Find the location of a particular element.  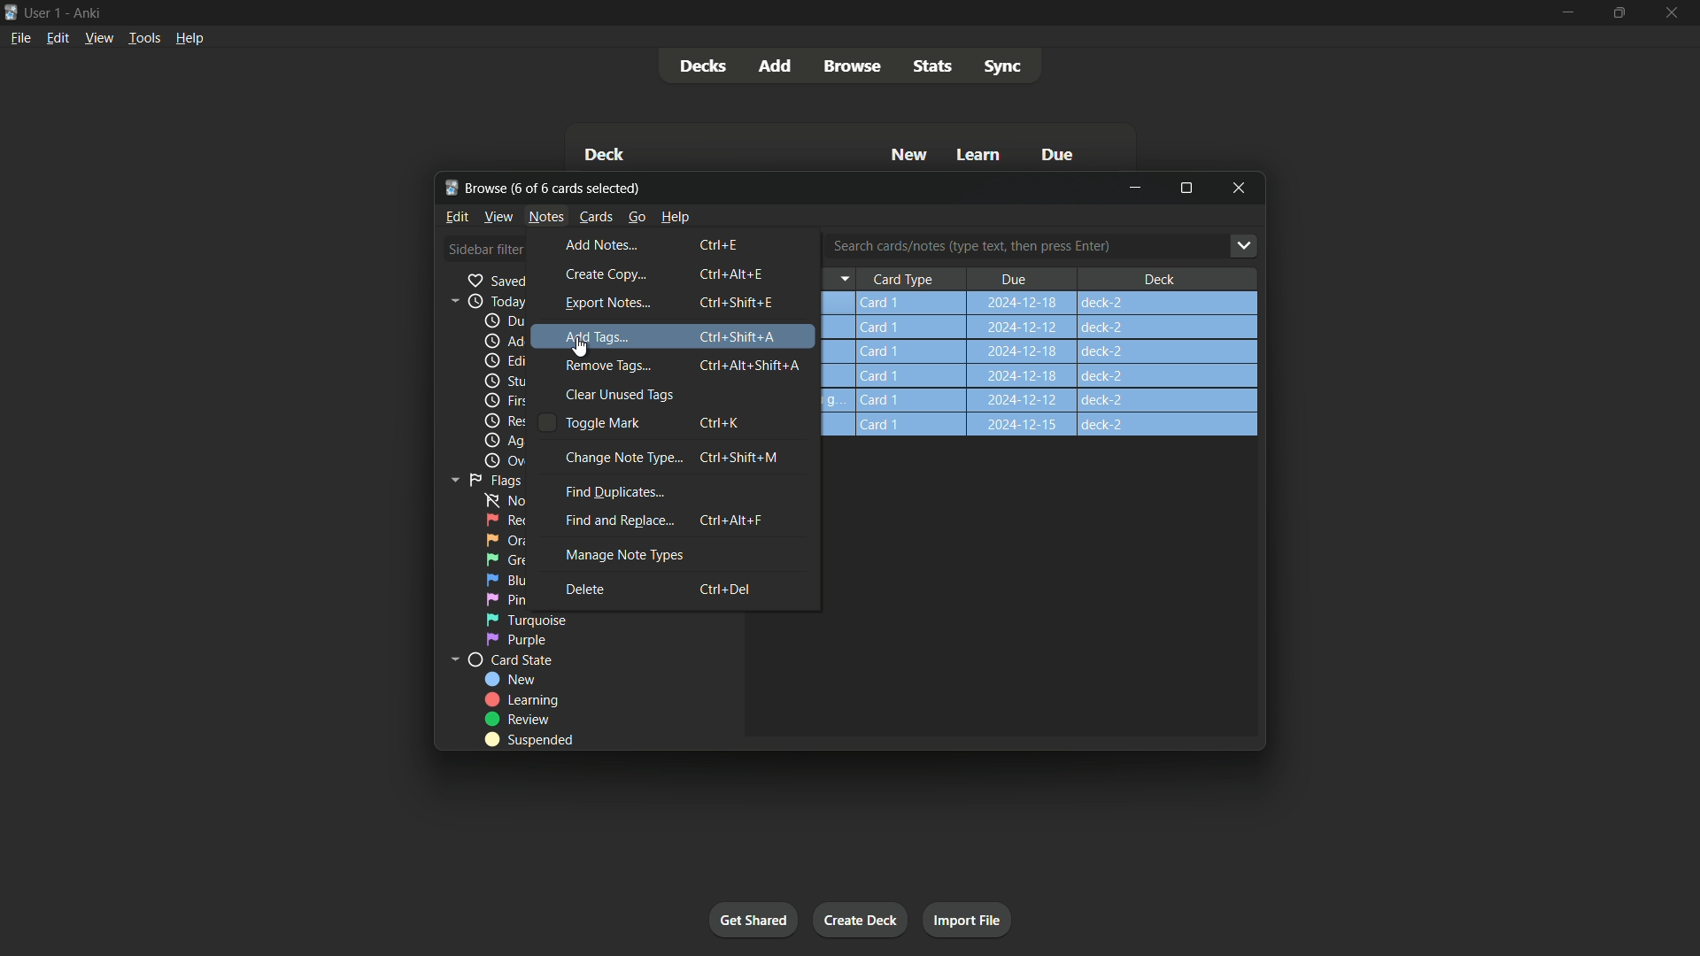

add notes... is located at coordinates (615, 244).